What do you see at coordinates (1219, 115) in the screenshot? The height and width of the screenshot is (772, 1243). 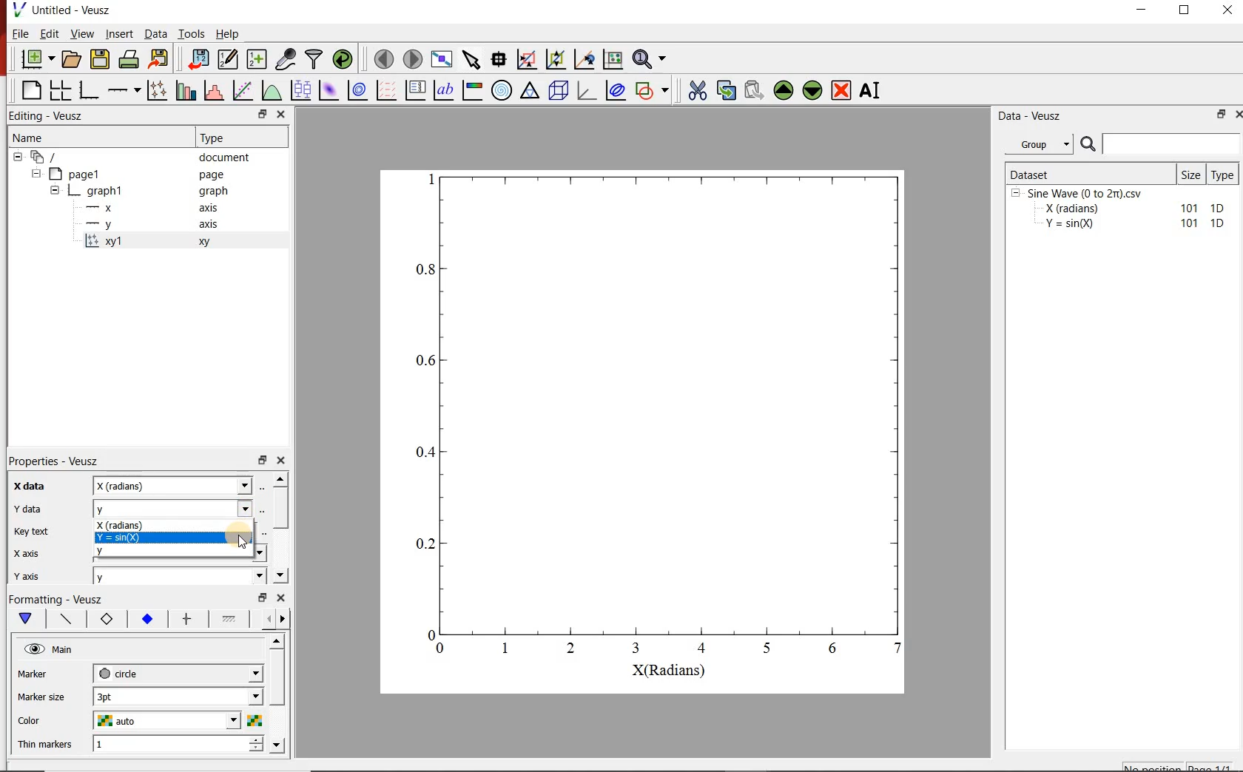 I see `Min/Max` at bounding box center [1219, 115].